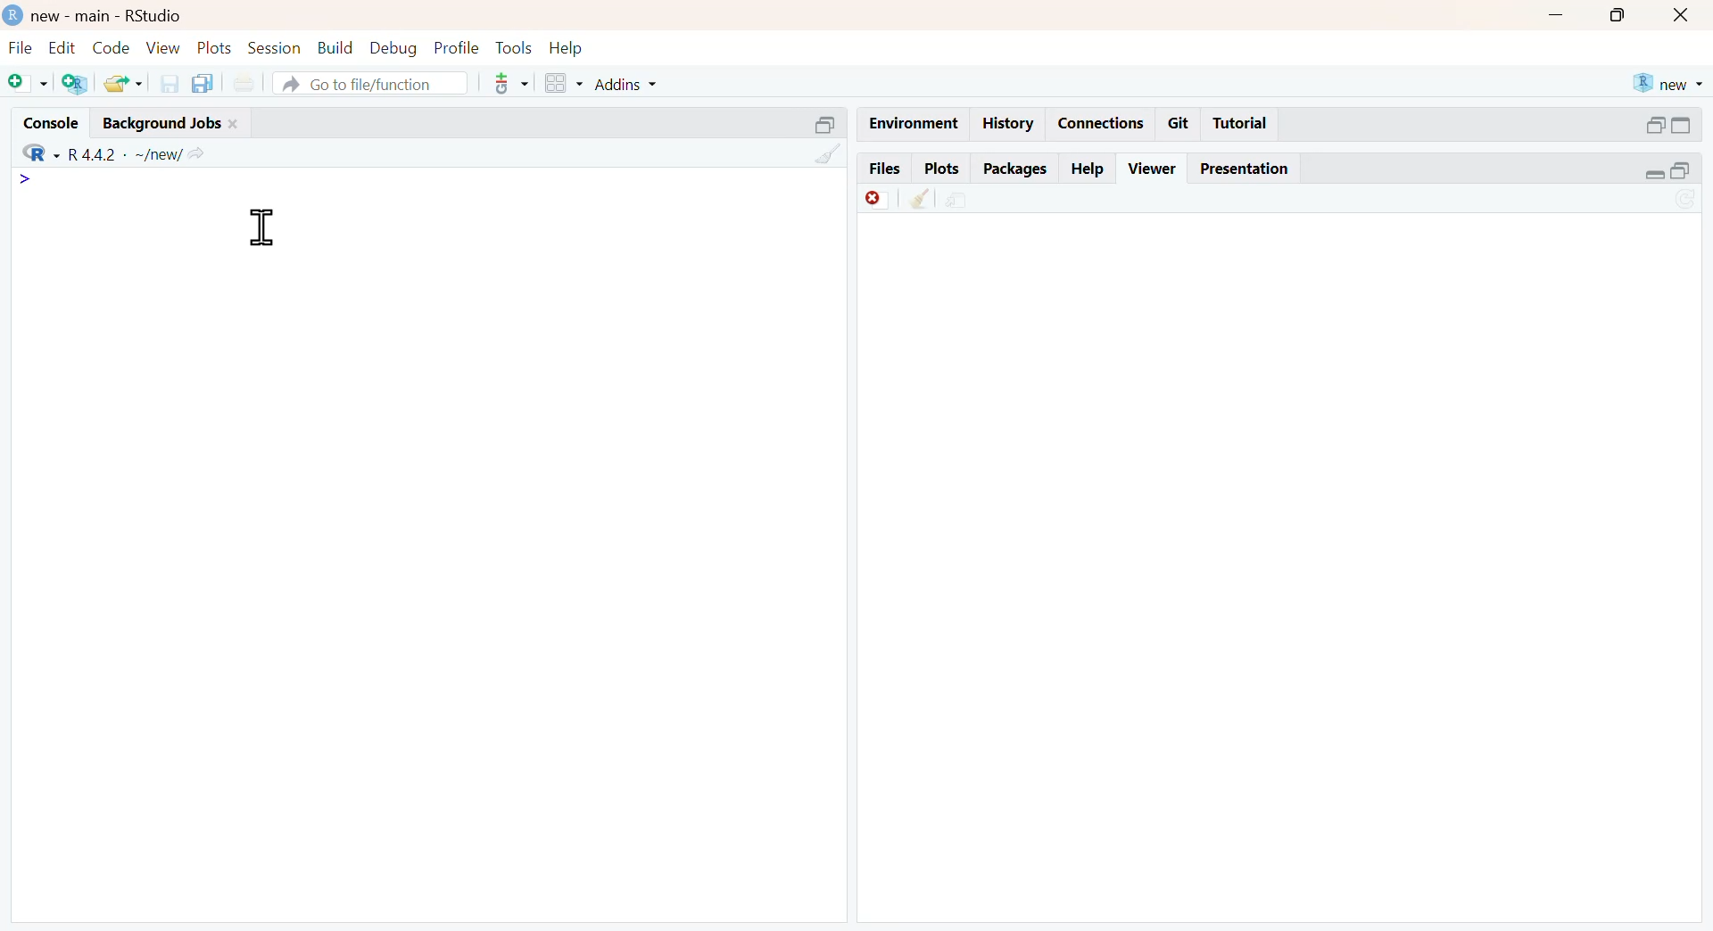  What do you see at coordinates (372, 82) in the screenshot?
I see `go to file/function` at bounding box center [372, 82].